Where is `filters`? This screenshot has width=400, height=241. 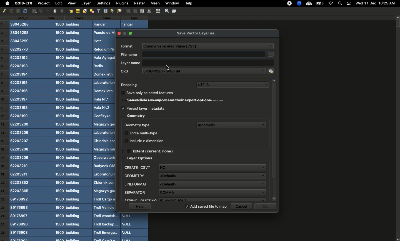 filters is located at coordinates (99, 10).